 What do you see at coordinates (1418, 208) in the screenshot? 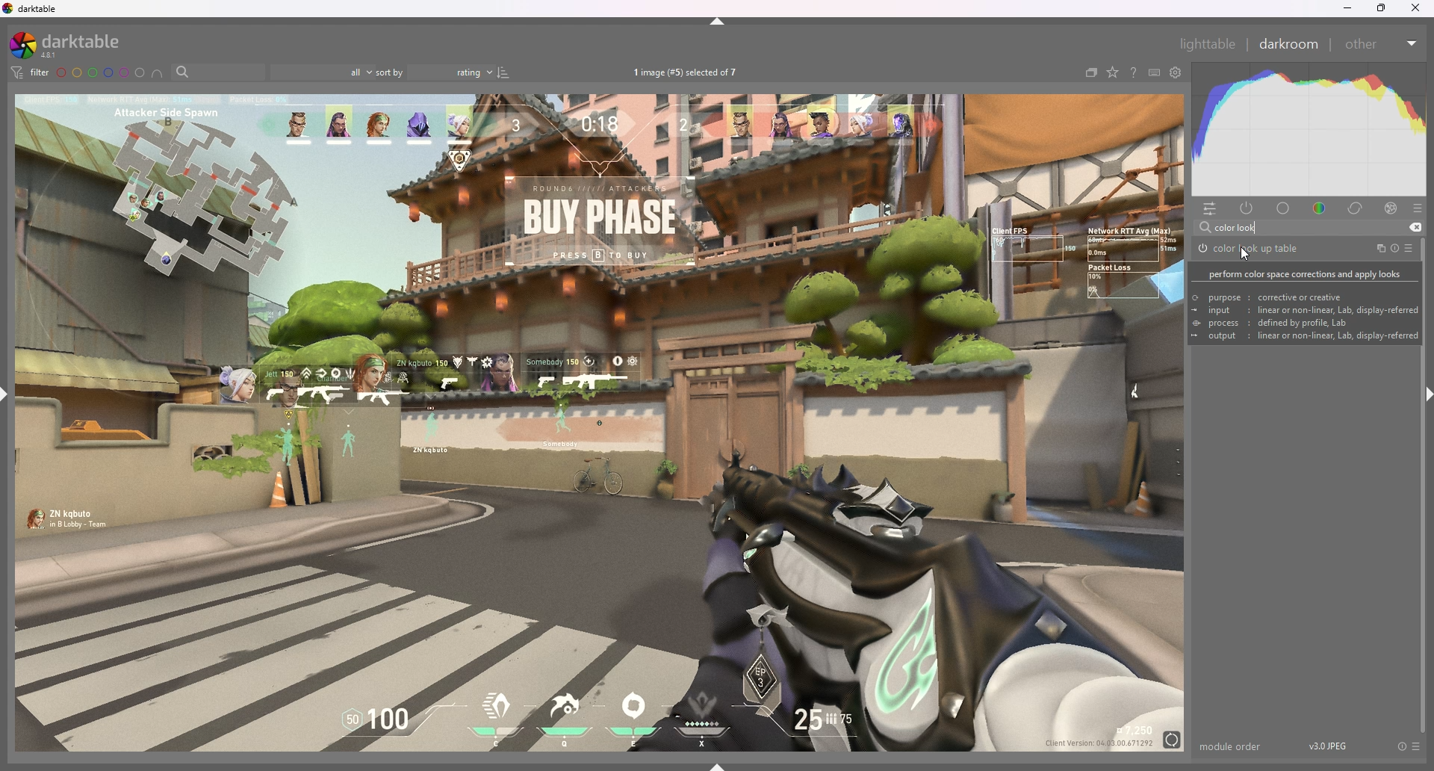
I see `presets` at bounding box center [1418, 208].